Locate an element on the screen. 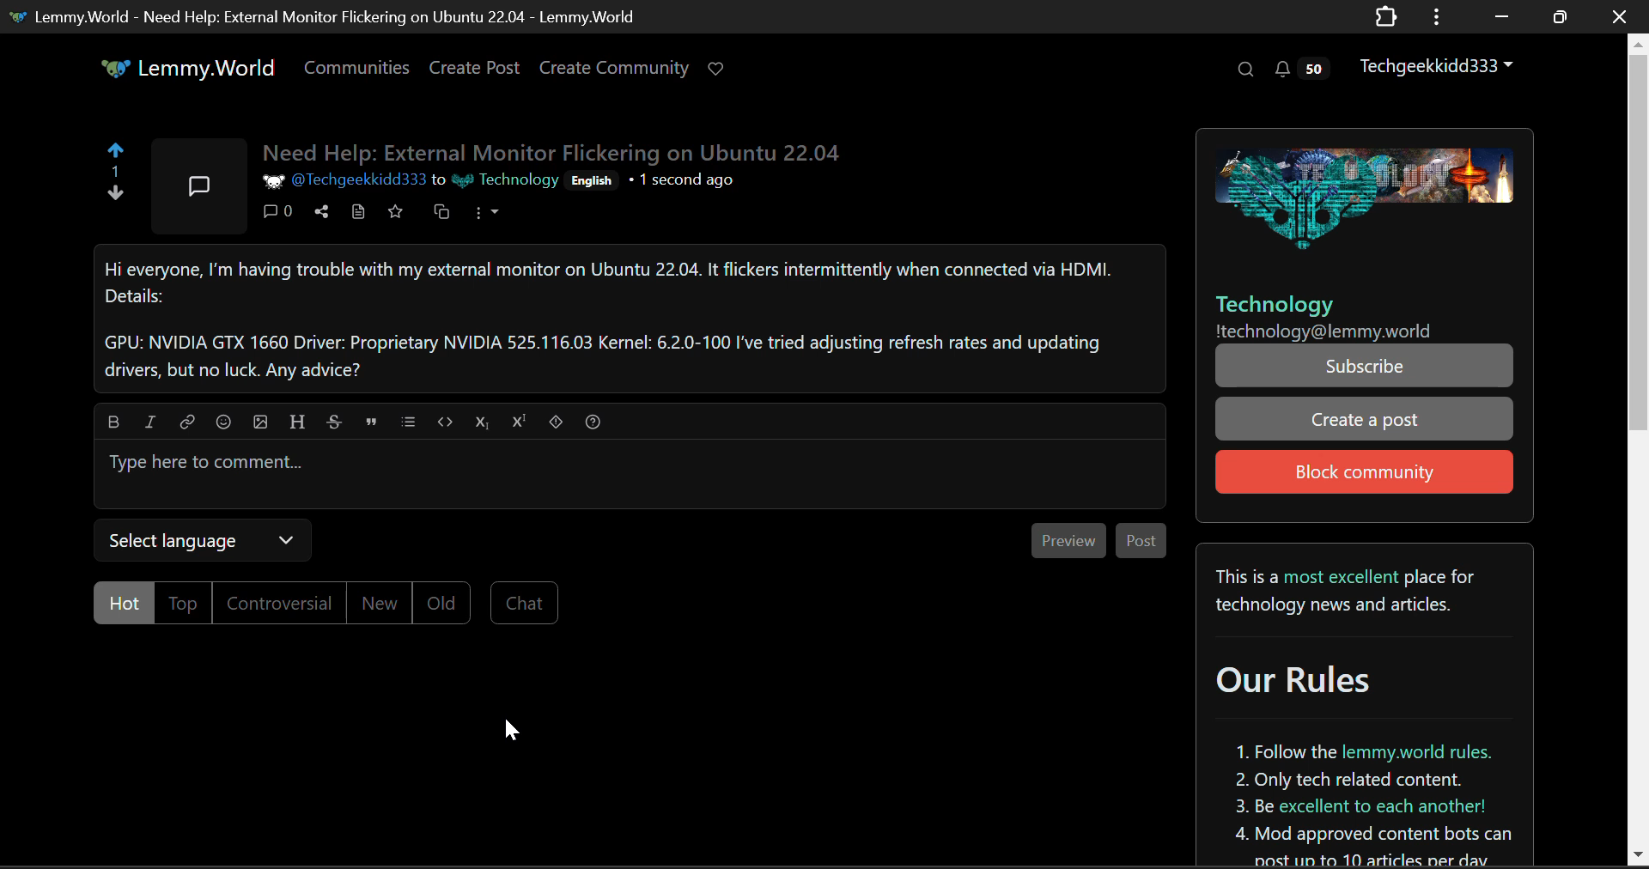 This screenshot has width=1649, height=869. Cursor Position AFTER_LAST_ACTION is located at coordinates (511, 729).